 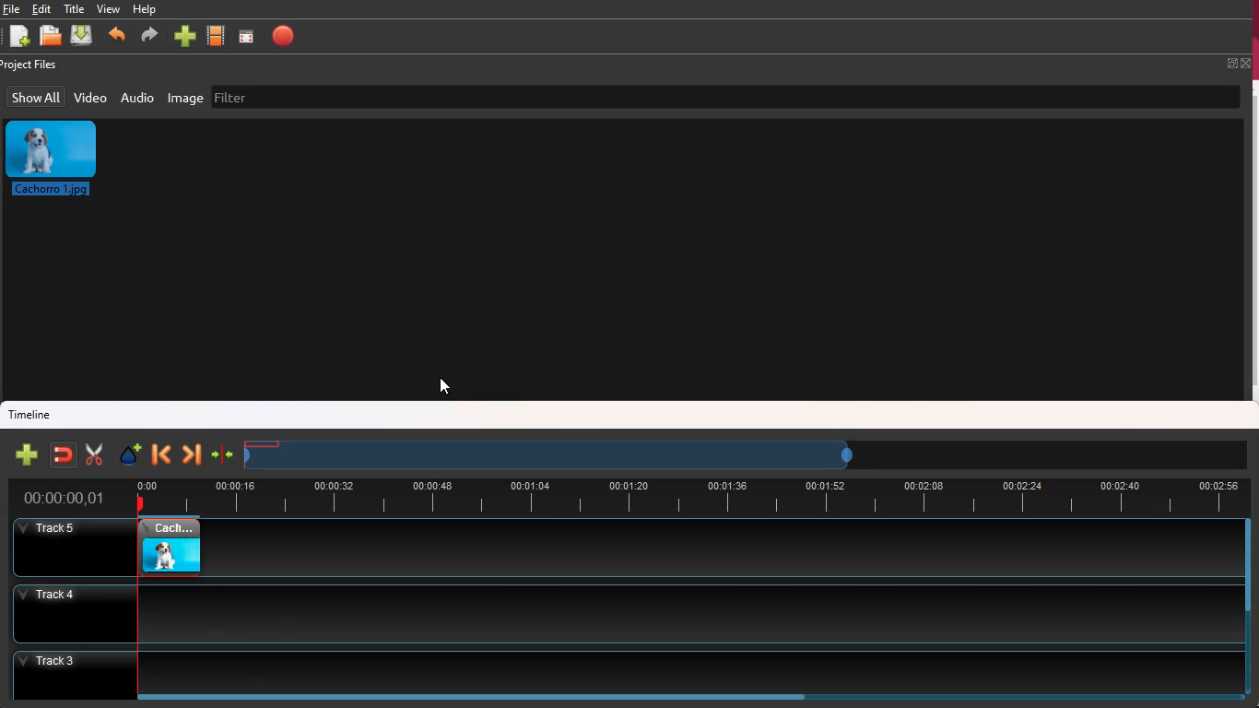 I want to click on timeline, so click(x=688, y=495).